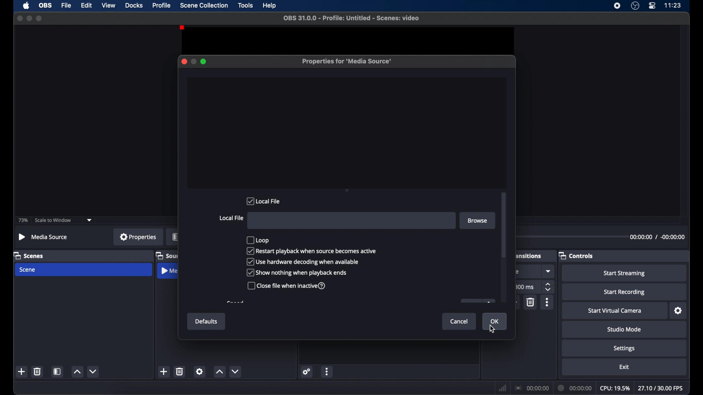 The height and width of the screenshot is (395, 703). I want to click on more options, so click(328, 372).